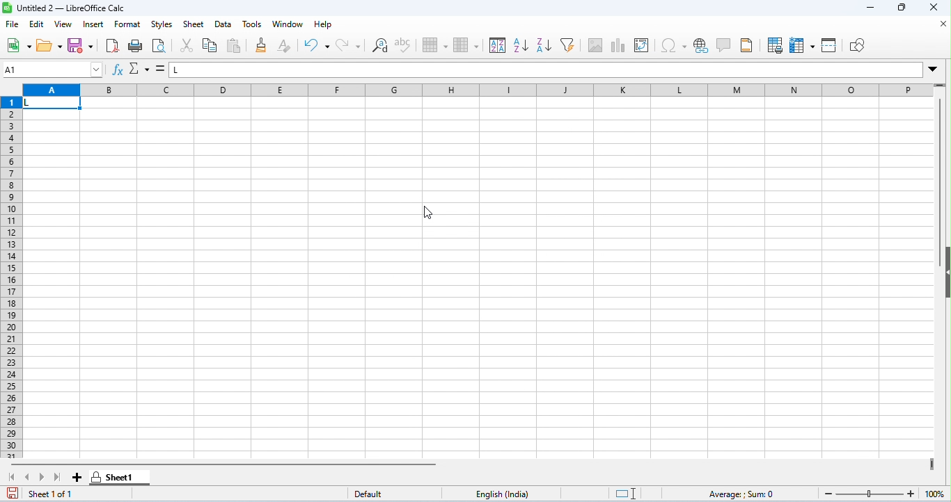 Image resolution: width=951 pixels, height=502 pixels. What do you see at coordinates (776, 45) in the screenshot?
I see `define print preview` at bounding box center [776, 45].